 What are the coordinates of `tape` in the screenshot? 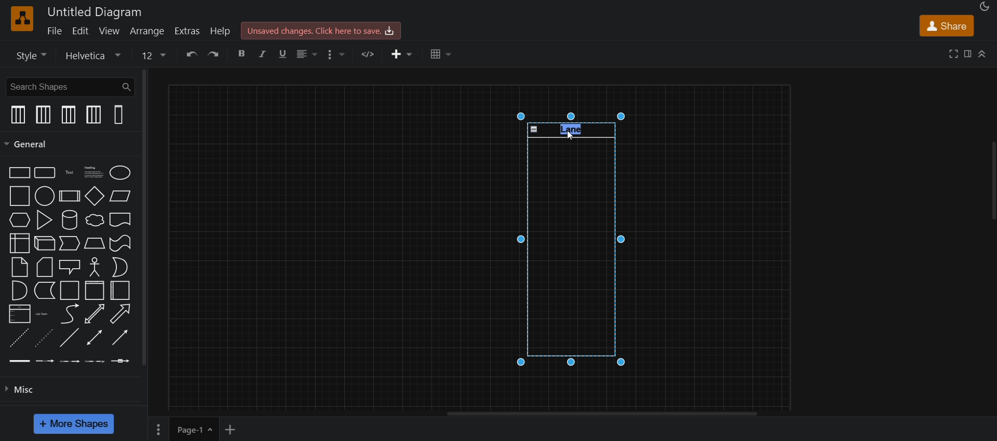 It's located at (120, 244).